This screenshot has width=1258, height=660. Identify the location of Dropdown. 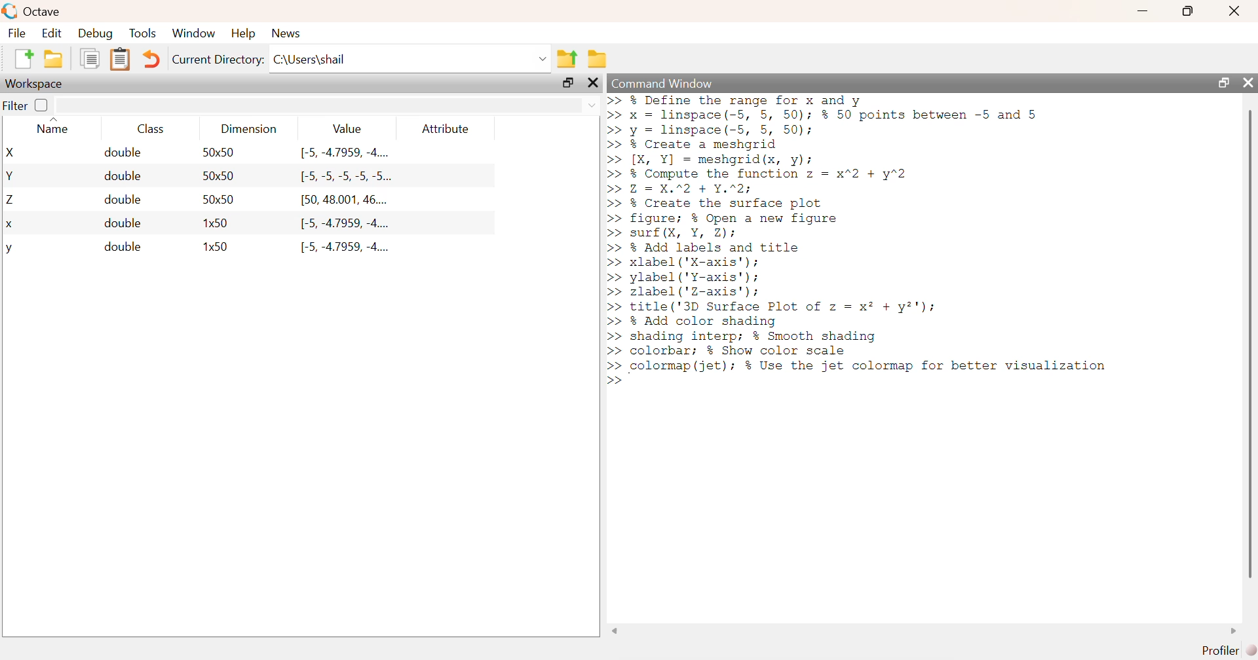
(544, 60).